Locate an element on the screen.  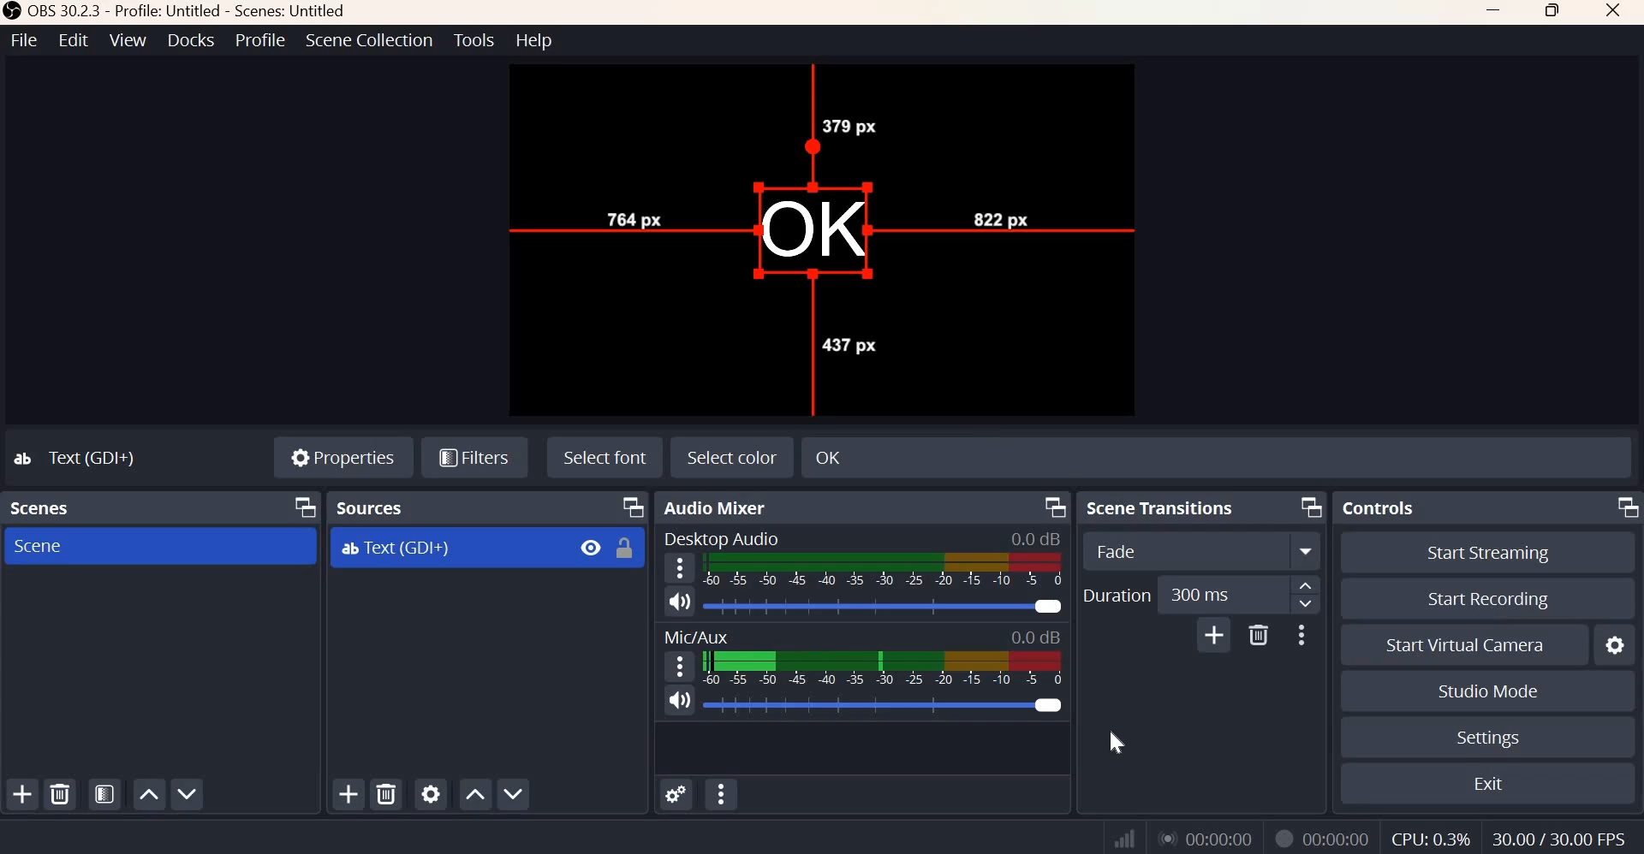
increase duration is located at coordinates (1306, 584).